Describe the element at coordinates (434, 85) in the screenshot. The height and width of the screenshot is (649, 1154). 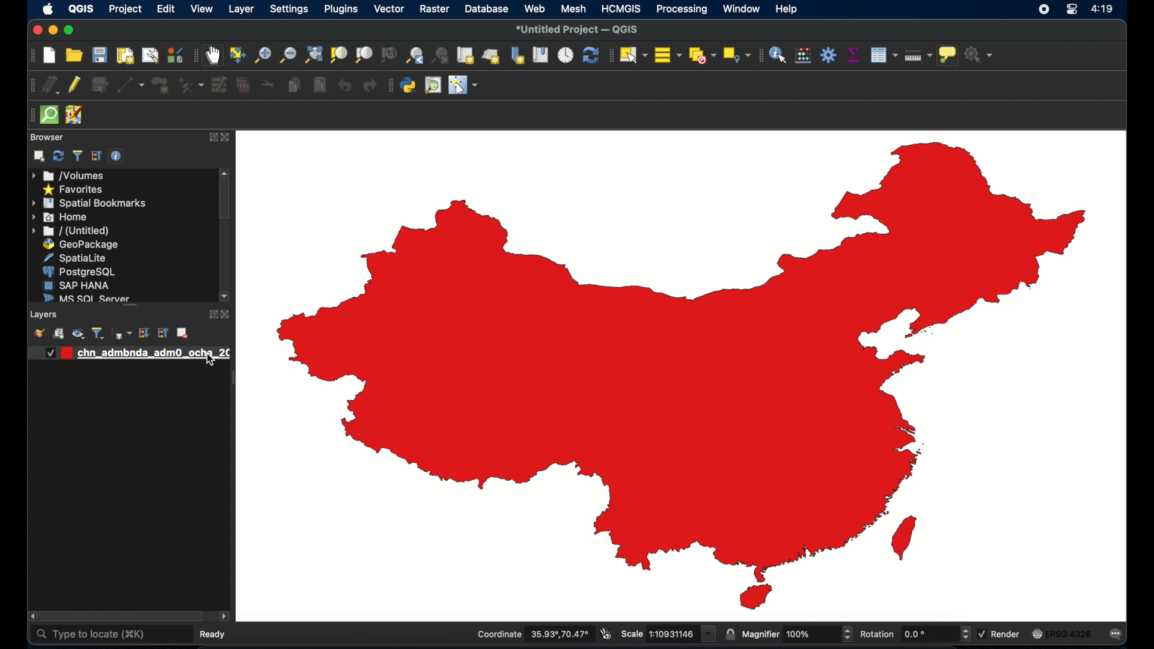
I see `osm place search` at that location.